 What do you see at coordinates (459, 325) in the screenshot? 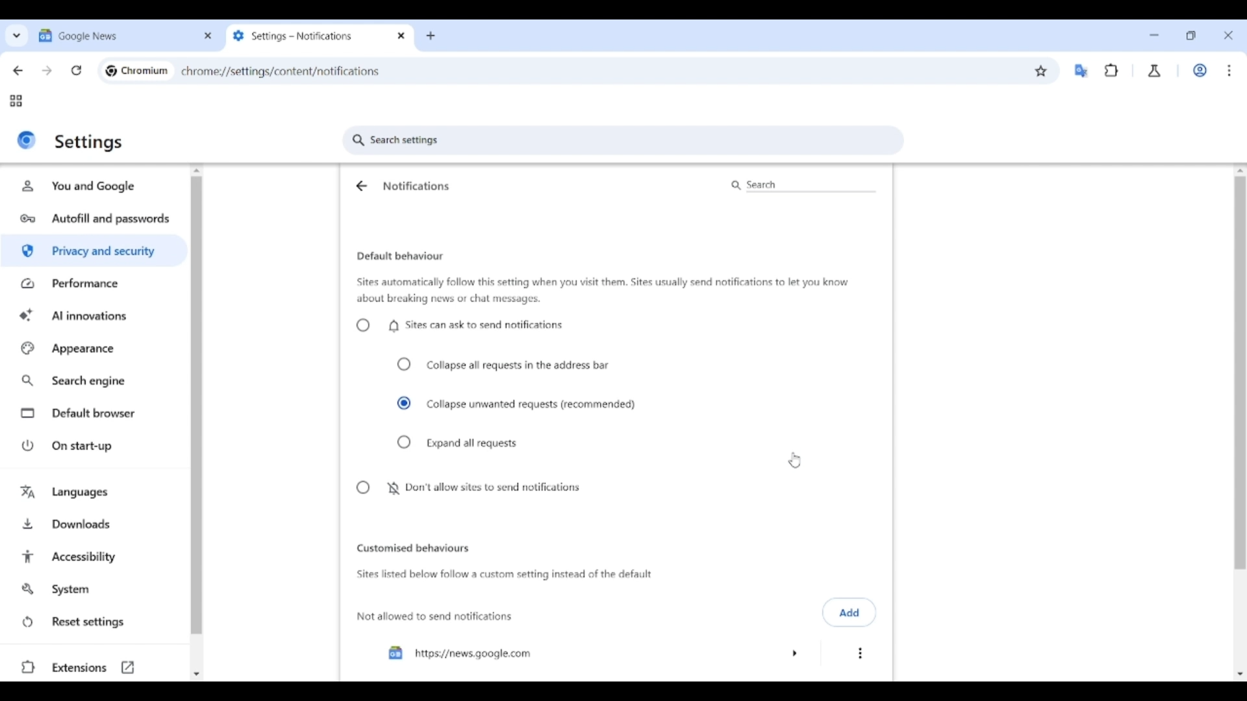
I see `Sites can ask to send notifications` at bounding box center [459, 325].